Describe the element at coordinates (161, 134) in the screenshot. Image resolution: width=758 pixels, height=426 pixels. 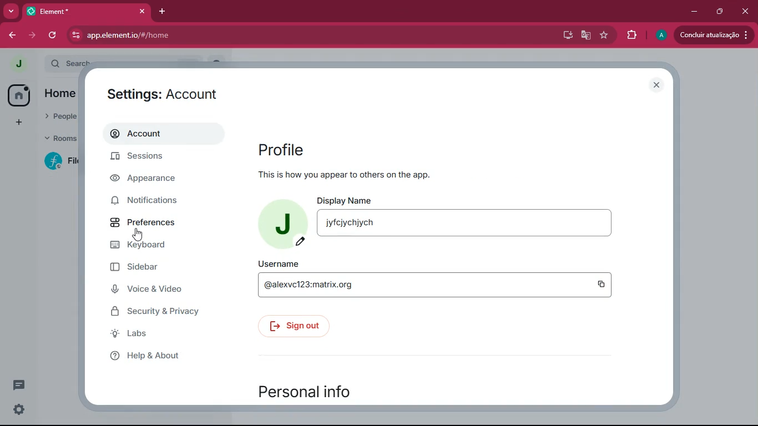
I see `account` at that location.